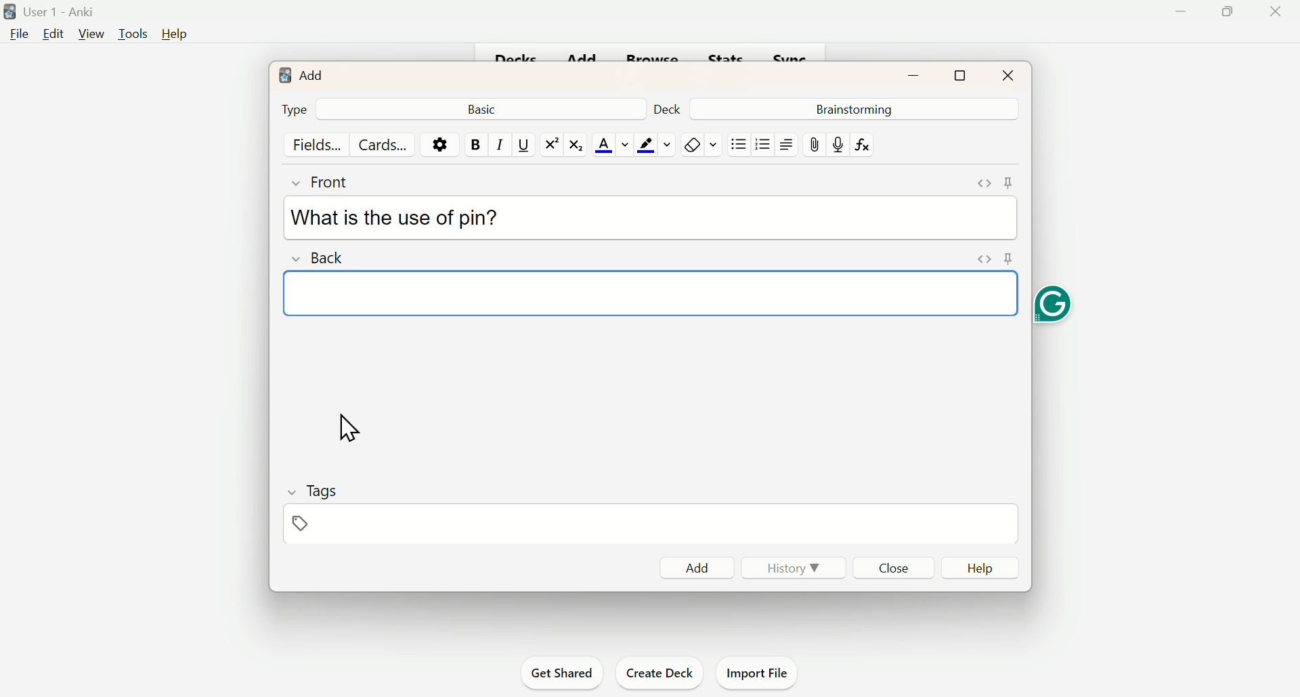 The width and height of the screenshot is (1300, 697). What do you see at coordinates (852, 108) in the screenshot?
I see `Brainstorming` at bounding box center [852, 108].